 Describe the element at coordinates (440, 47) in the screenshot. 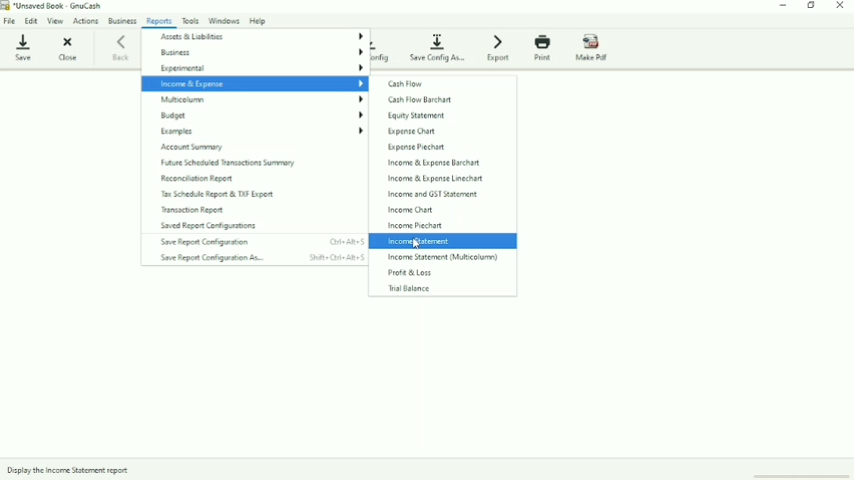

I see `Save Config As` at that location.